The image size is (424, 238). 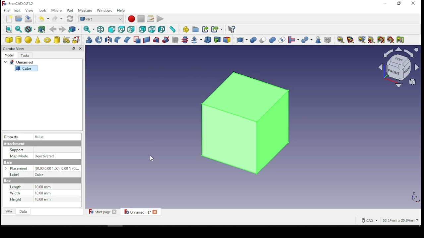 What do you see at coordinates (253, 40) in the screenshot?
I see `boolean` at bounding box center [253, 40].